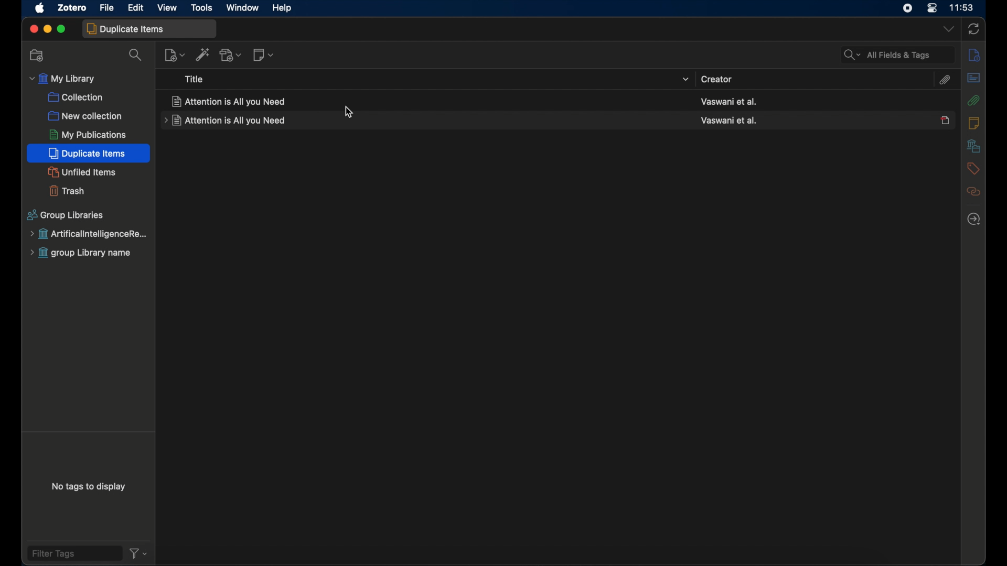 The image size is (1007, 566). I want to click on minimize, so click(47, 28).